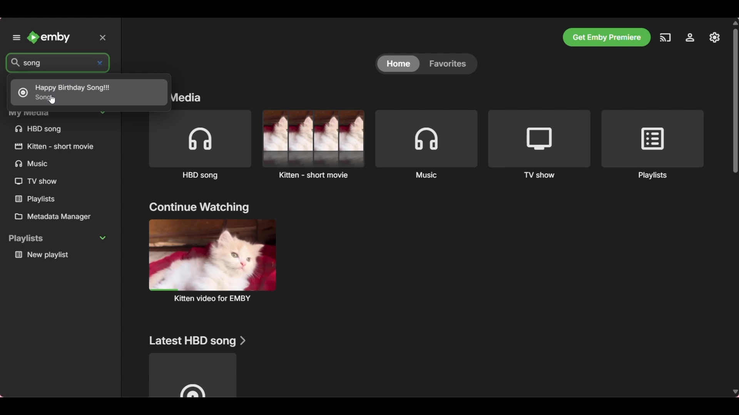  What do you see at coordinates (198, 341) in the screenshot?
I see `Latest HBD song` at bounding box center [198, 341].